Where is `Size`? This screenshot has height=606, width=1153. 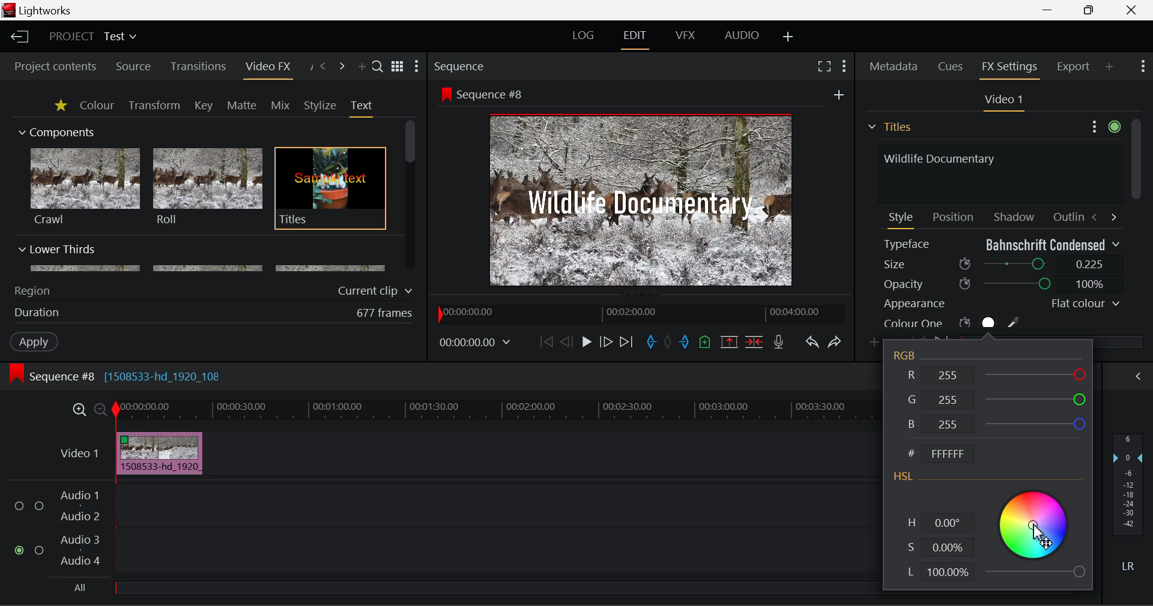
Size is located at coordinates (1003, 263).